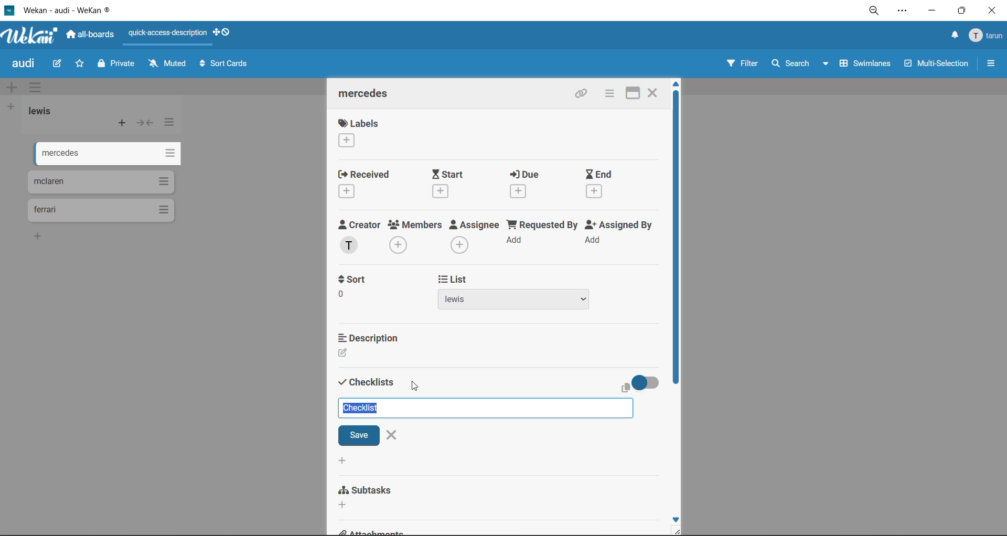 The width and height of the screenshot is (1007, 536). Describe the element at coordinates (991, 11) in the screenshot. I see `close` at that location.